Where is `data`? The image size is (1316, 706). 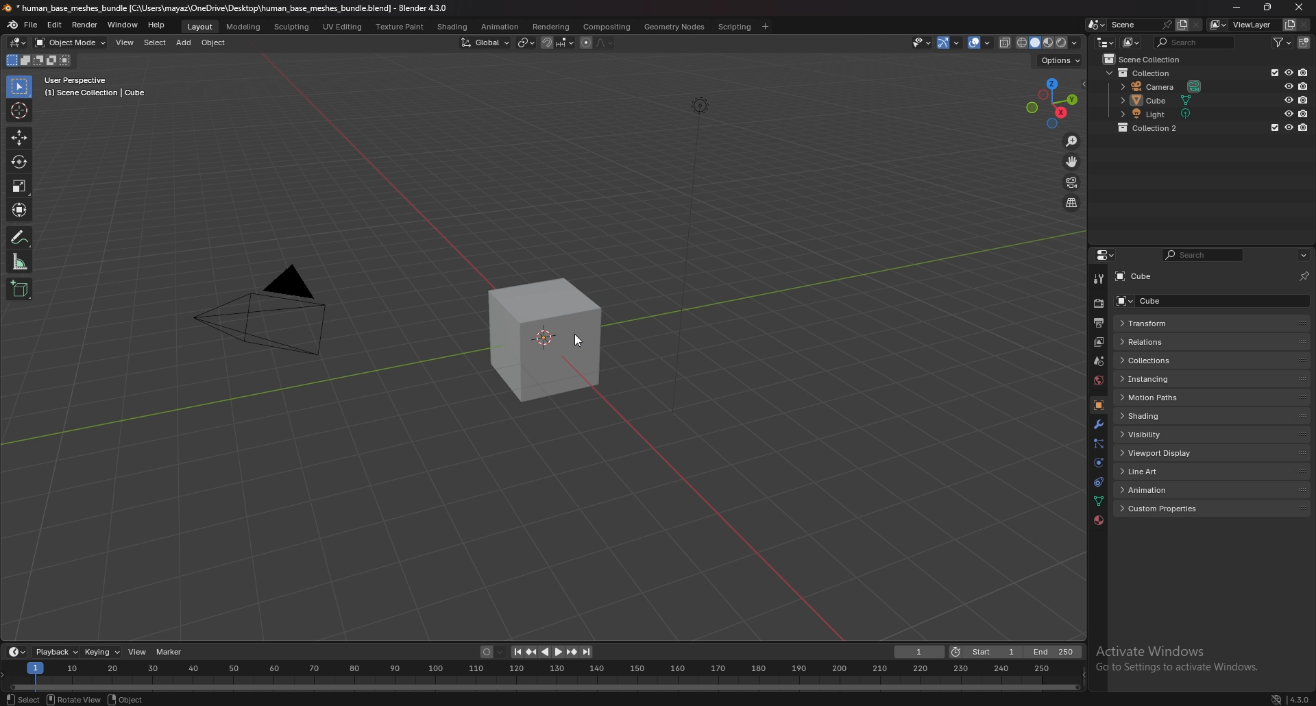 data is located at coordinates (1098, 501).